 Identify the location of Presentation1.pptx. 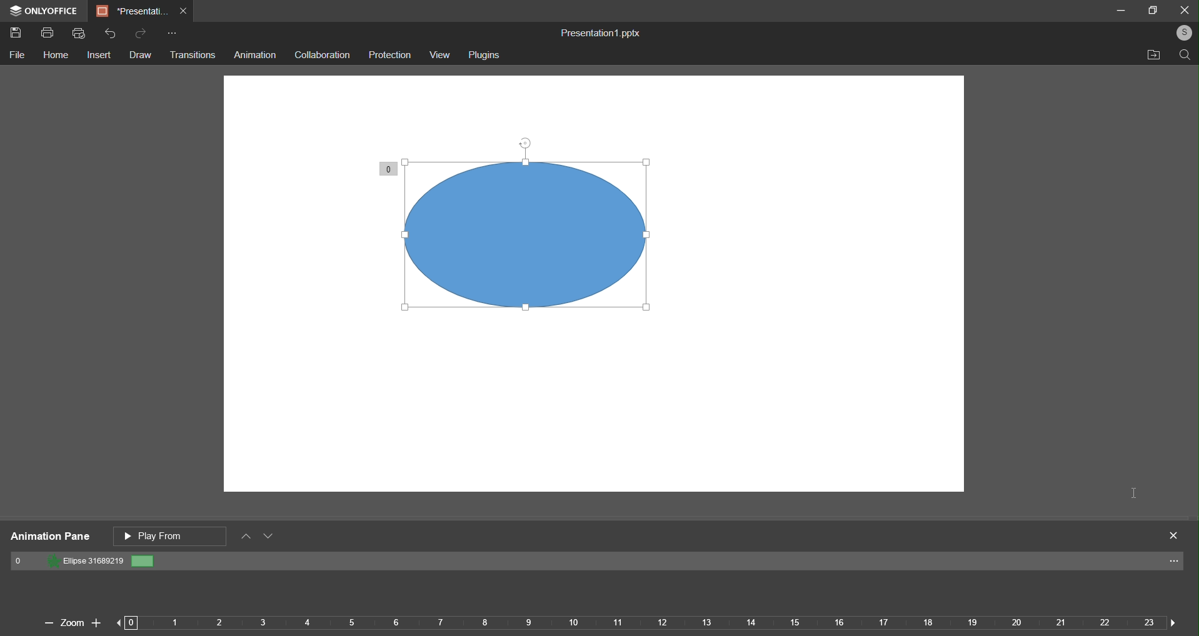
(597, 31).